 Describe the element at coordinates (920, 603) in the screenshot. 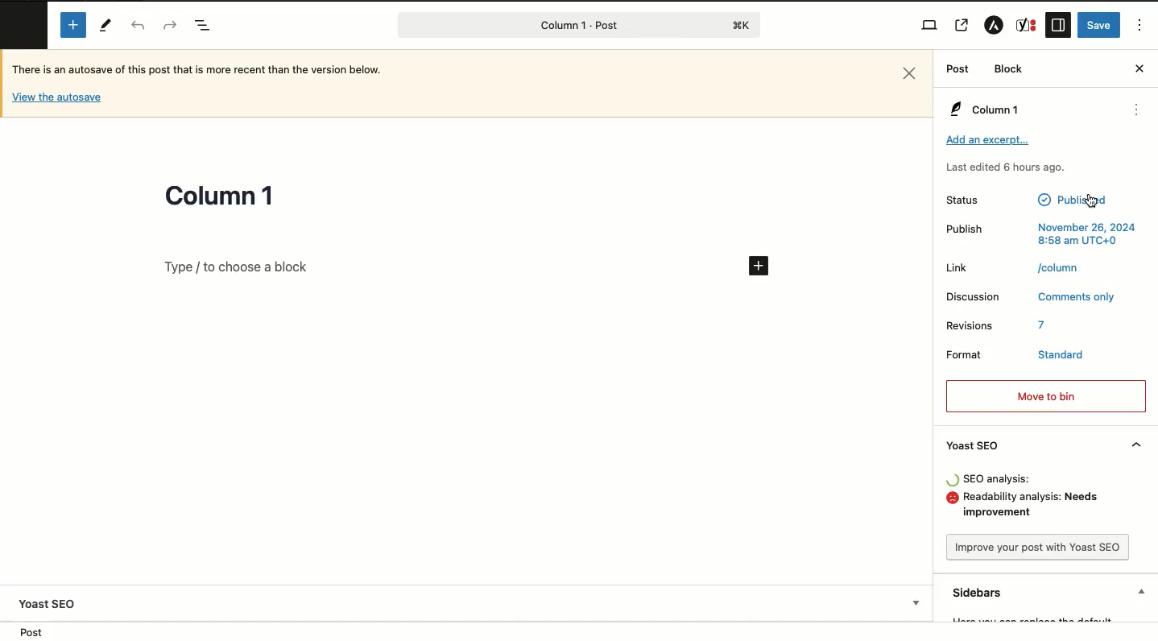

I see `Drop-down ` at that location.